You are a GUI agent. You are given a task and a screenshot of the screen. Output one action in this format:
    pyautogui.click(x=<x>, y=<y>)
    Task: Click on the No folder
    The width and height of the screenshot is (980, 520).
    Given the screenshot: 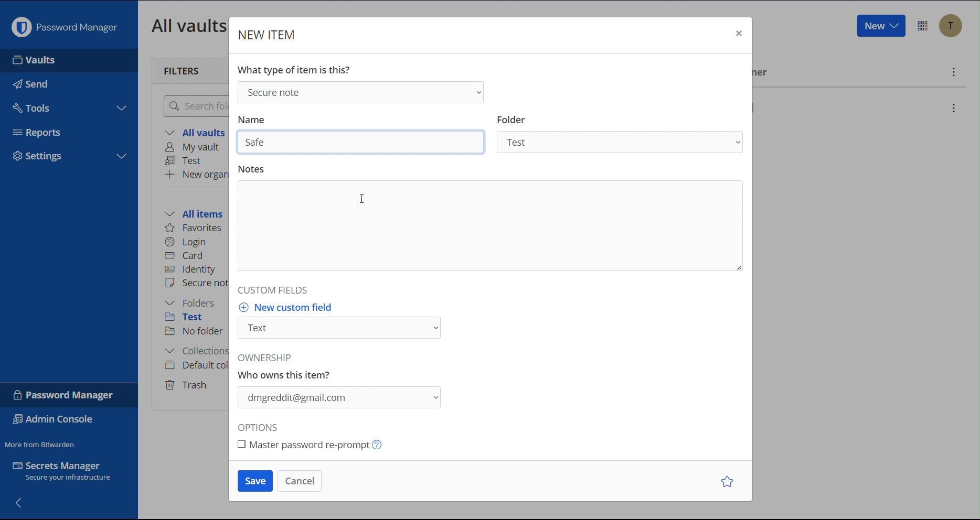 What is the action you would take?
    pyautogui.click(x=195, y=332)
    